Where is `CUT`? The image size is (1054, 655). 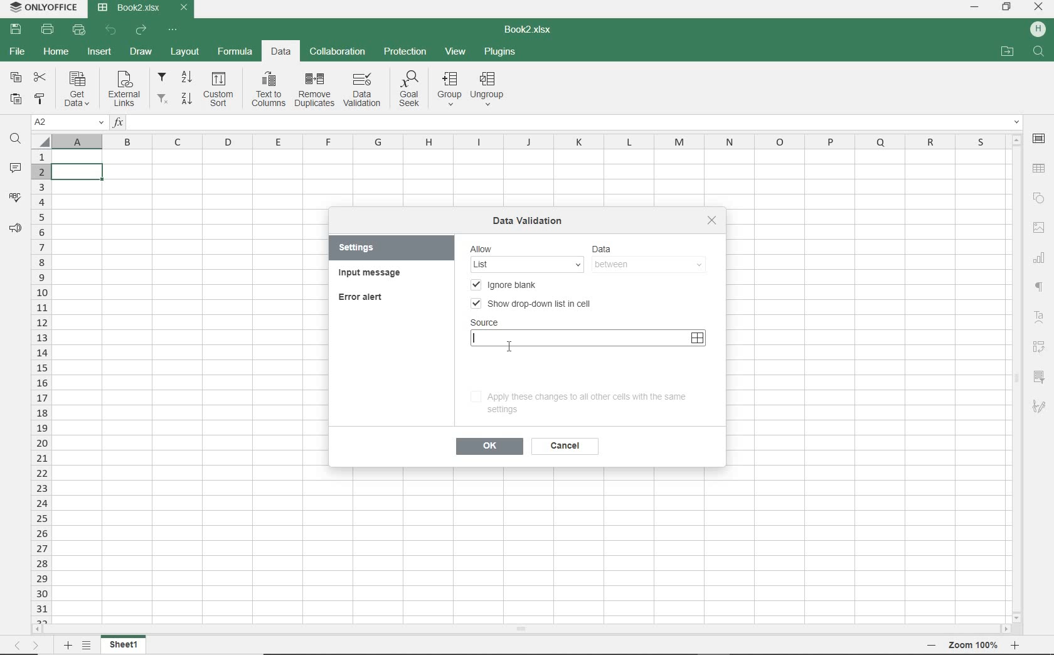
CUT is located at coordinates (40, 78).